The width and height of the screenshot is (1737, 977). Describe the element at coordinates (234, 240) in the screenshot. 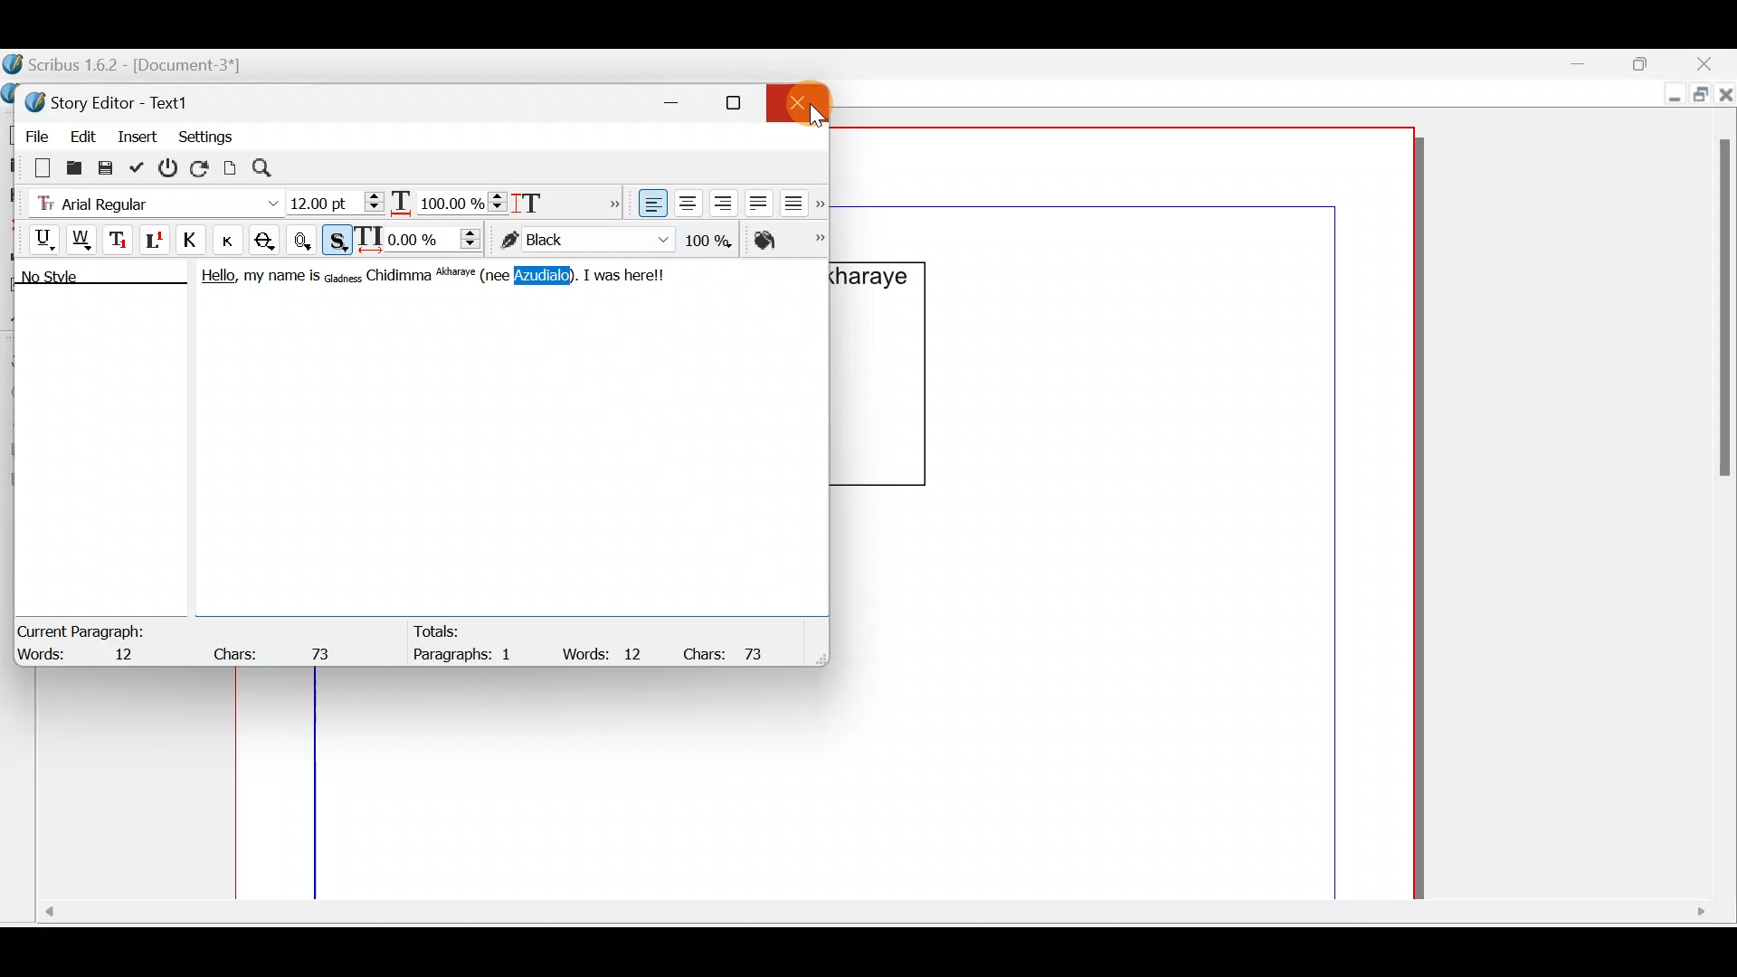

I see `` at that location.